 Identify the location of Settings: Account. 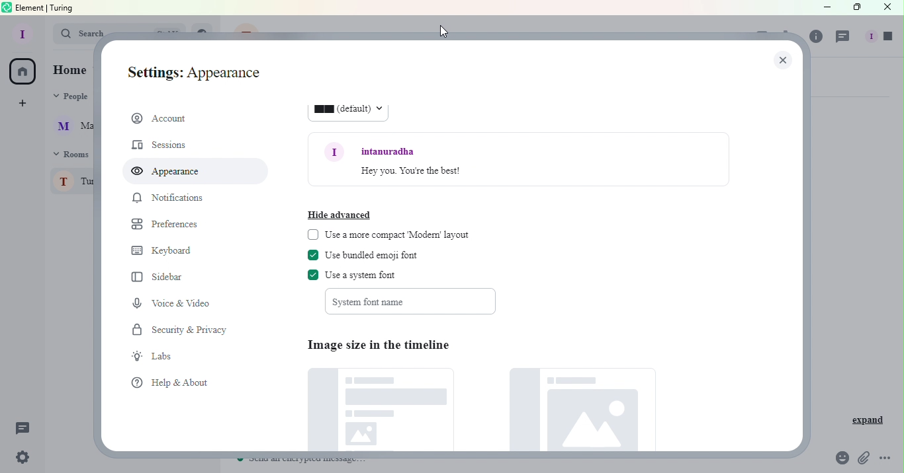
(210, 68).